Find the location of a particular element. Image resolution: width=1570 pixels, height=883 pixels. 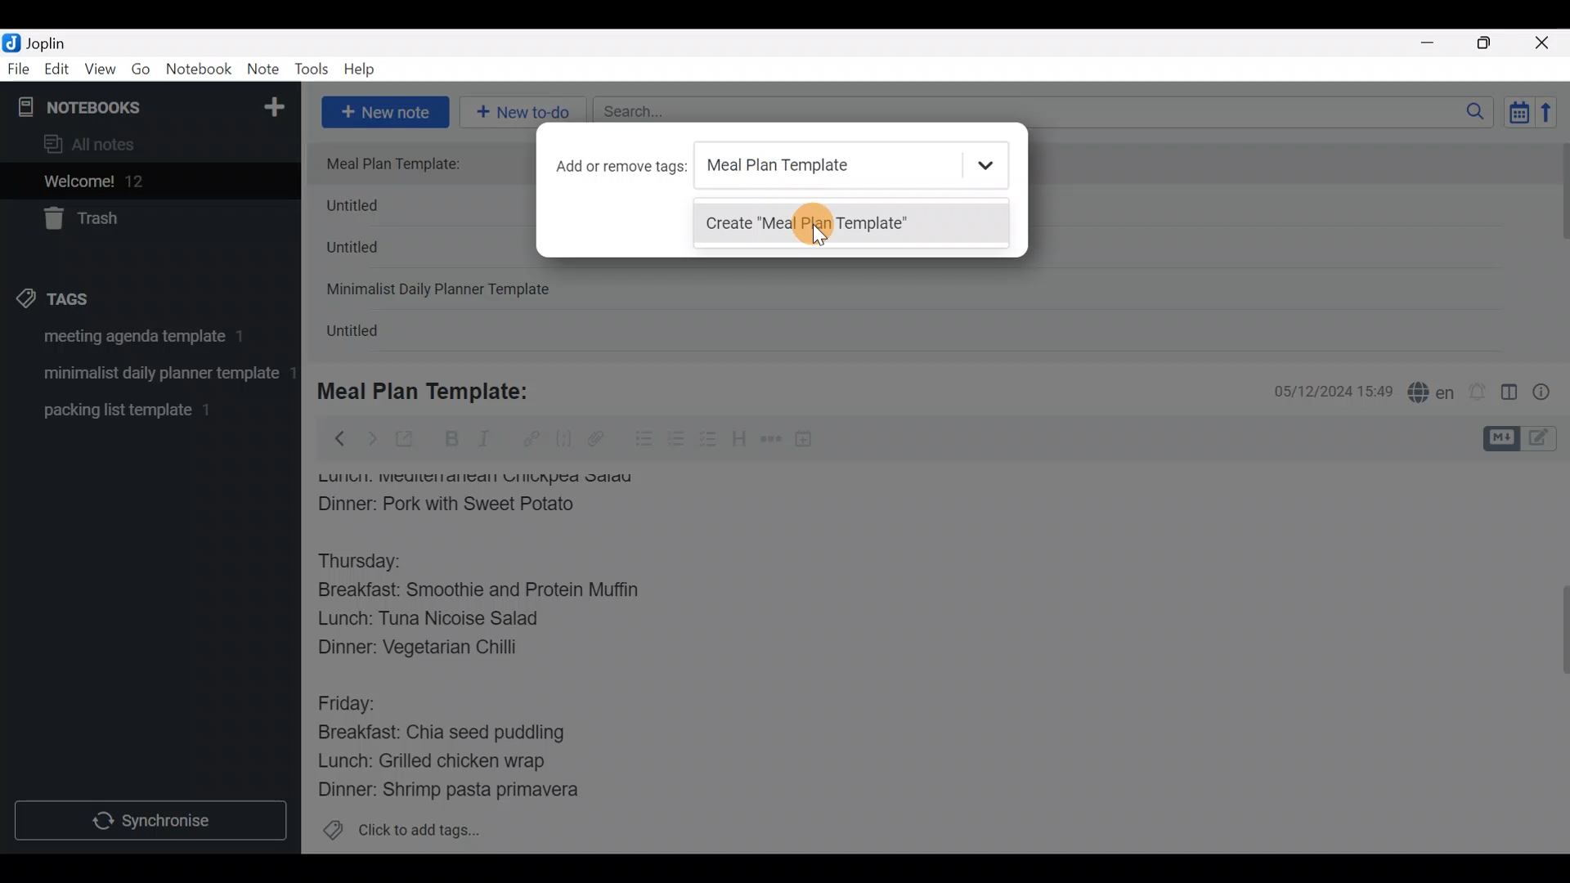

Lunch: Tuna Nicoise Salad is located at coordinates (442, 622).